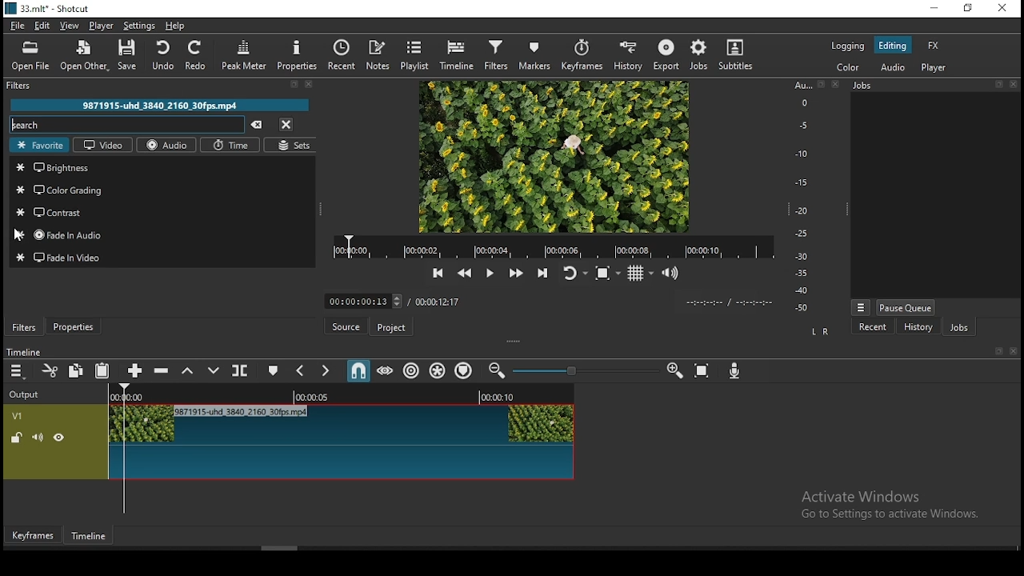 This screenshot has height=576, width=1024. Describe the element at coordinates (76, 372) in the screenshot. I see `copy` at that location.